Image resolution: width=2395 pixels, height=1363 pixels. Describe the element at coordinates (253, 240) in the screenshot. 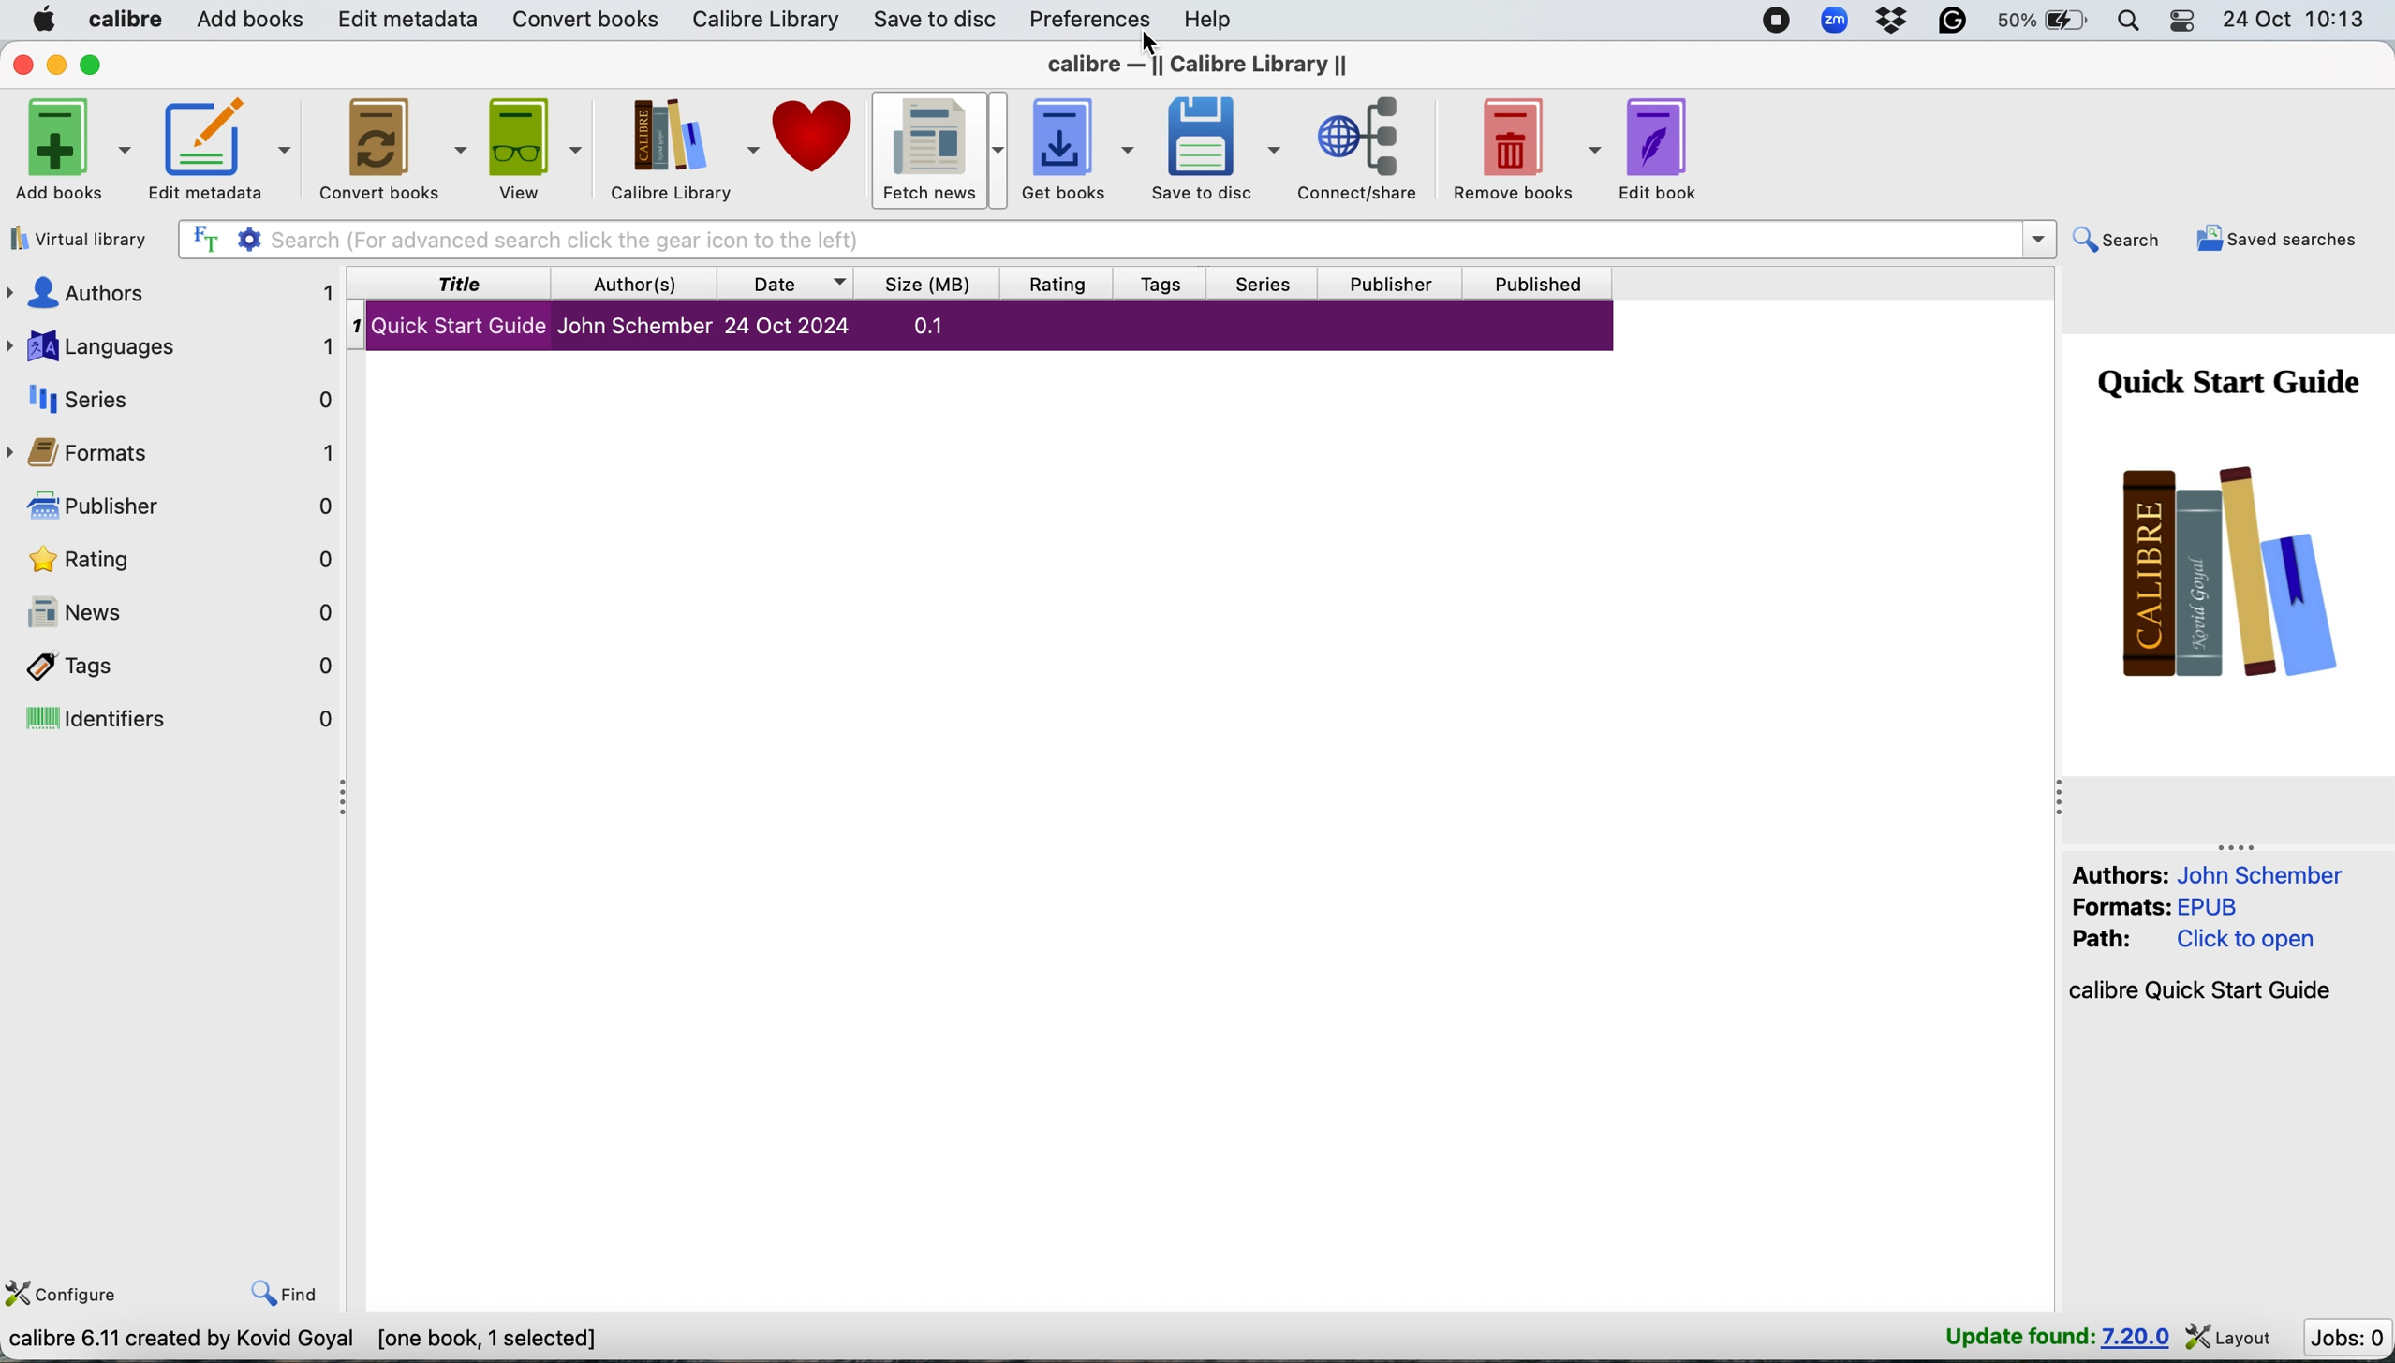

I see `settings` at that location.